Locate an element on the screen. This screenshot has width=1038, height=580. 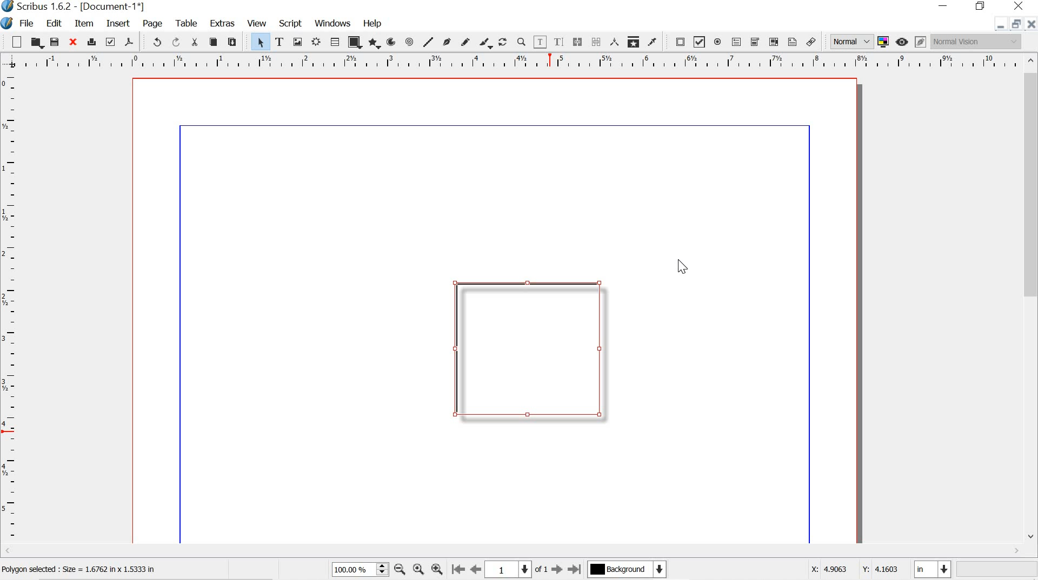
TABLE is located at coordinates (185, 22).